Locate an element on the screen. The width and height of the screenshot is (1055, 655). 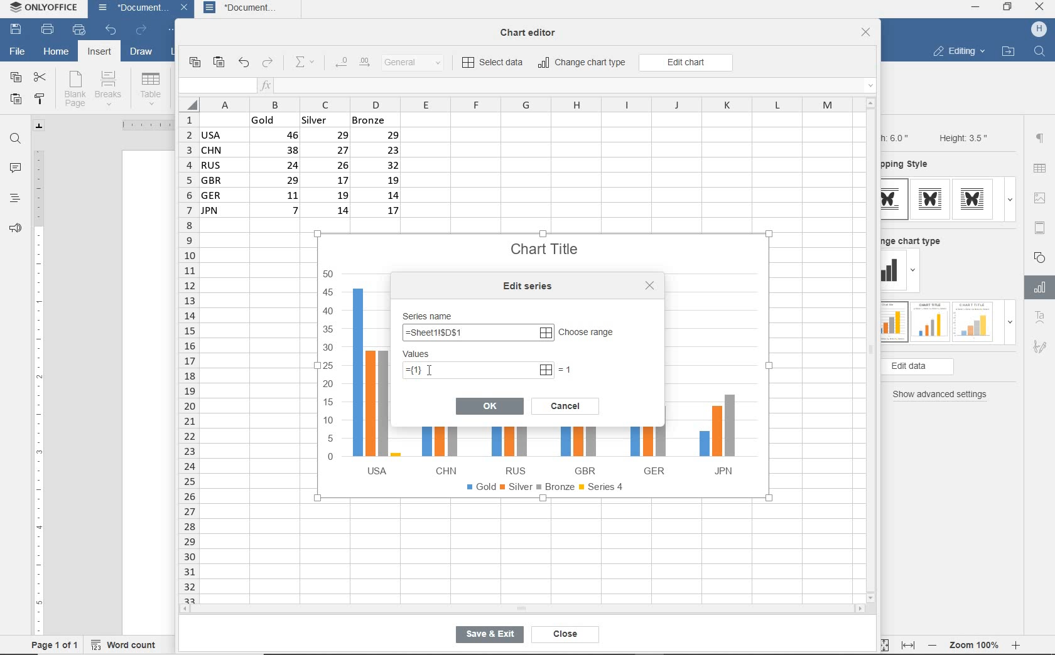
zoom out is located at coordinates (934, 645).